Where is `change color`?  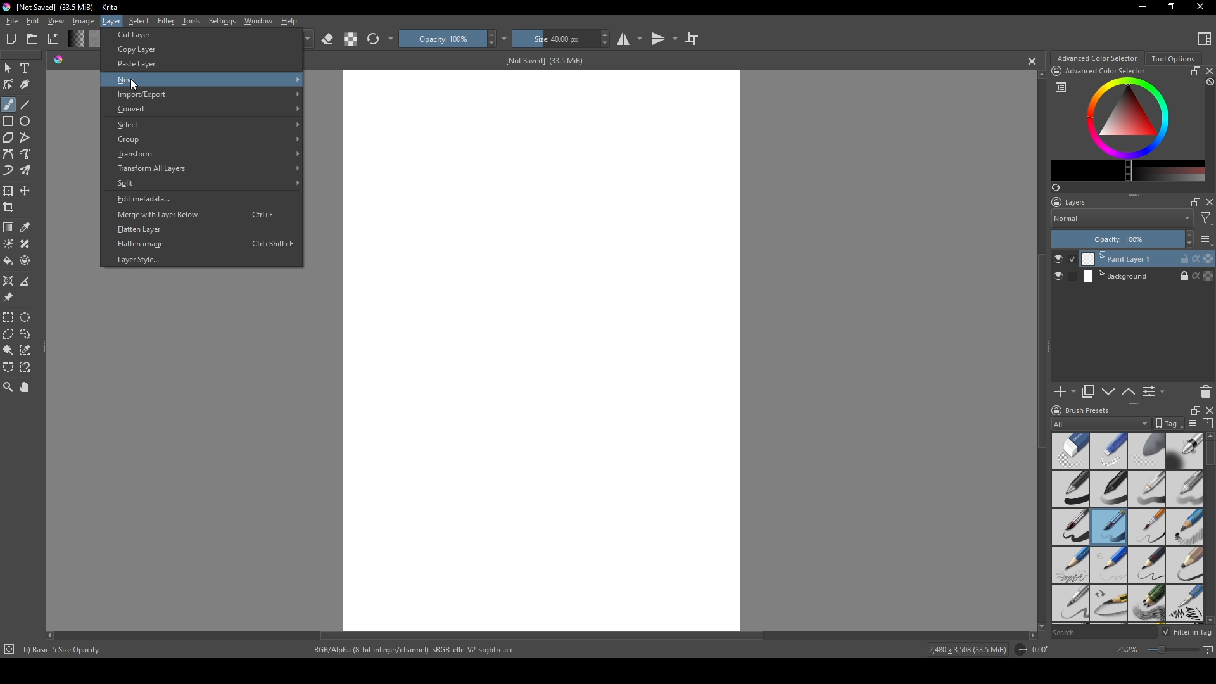
change color is located at coordinates (1128, 170).